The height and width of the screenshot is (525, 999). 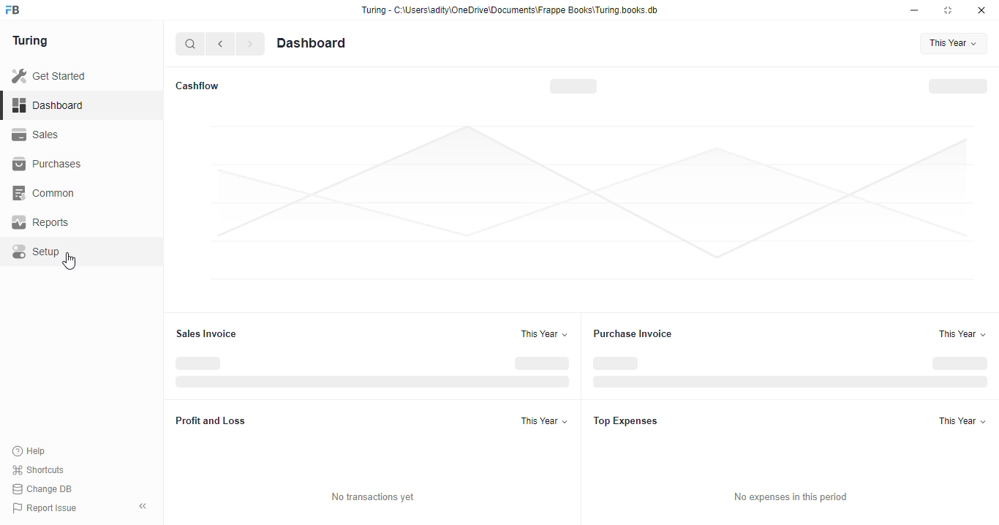 I want to click on This Year, so click(x=953, y=43).